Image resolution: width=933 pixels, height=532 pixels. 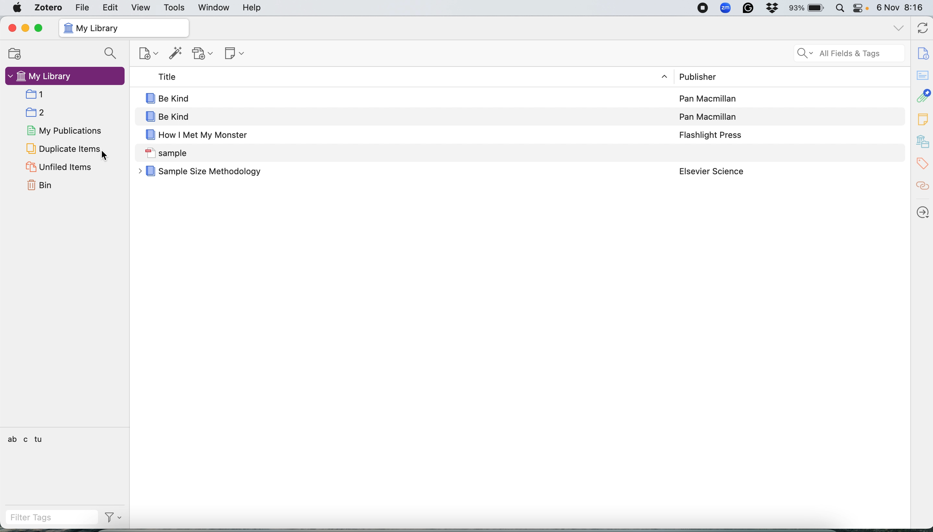 What do you see at coordinates (26, 438) in the screenshot?
I see `tags` at bounding box center [26, 438].